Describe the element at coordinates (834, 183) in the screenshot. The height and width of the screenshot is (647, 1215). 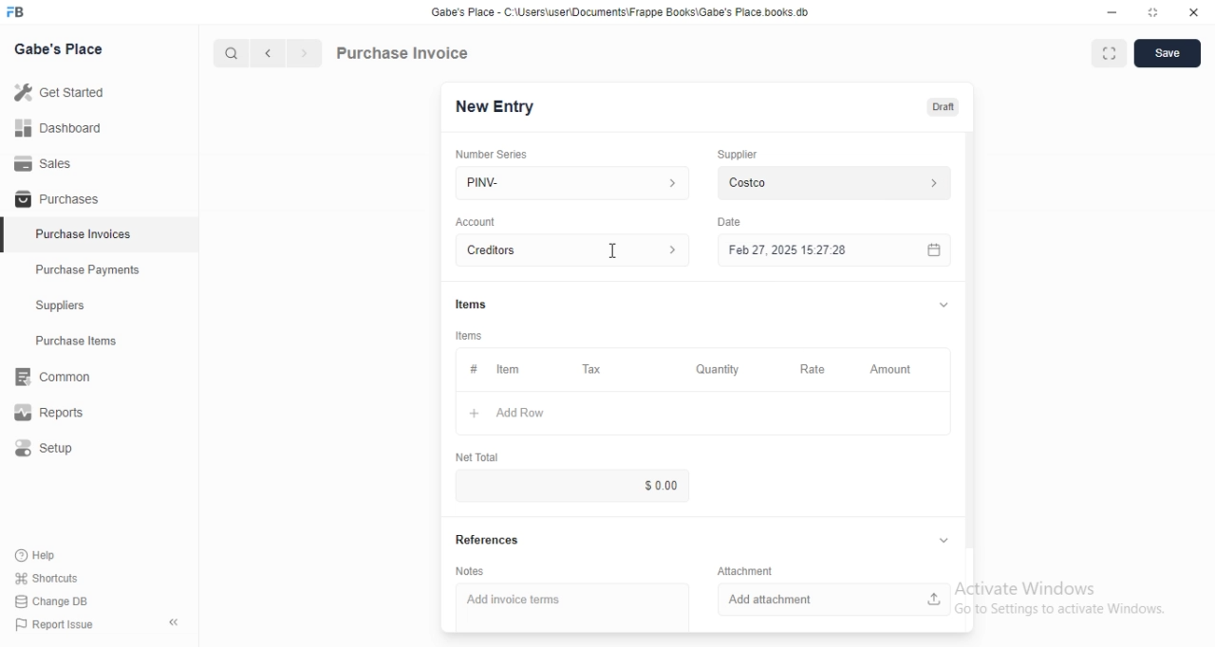
I see `Costco` at that location.